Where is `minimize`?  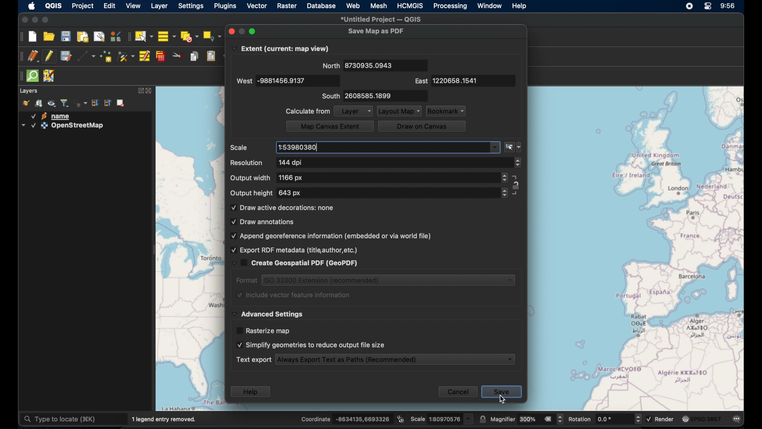 minimize is located at coordinates (35, 20).